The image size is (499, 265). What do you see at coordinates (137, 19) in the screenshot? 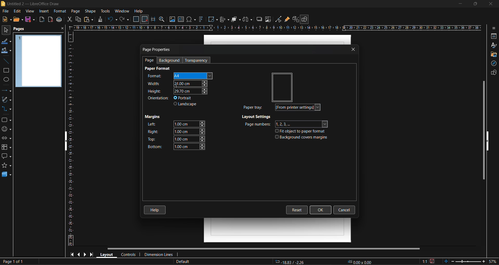
I see `display grid` at bounding box center [137, 19].